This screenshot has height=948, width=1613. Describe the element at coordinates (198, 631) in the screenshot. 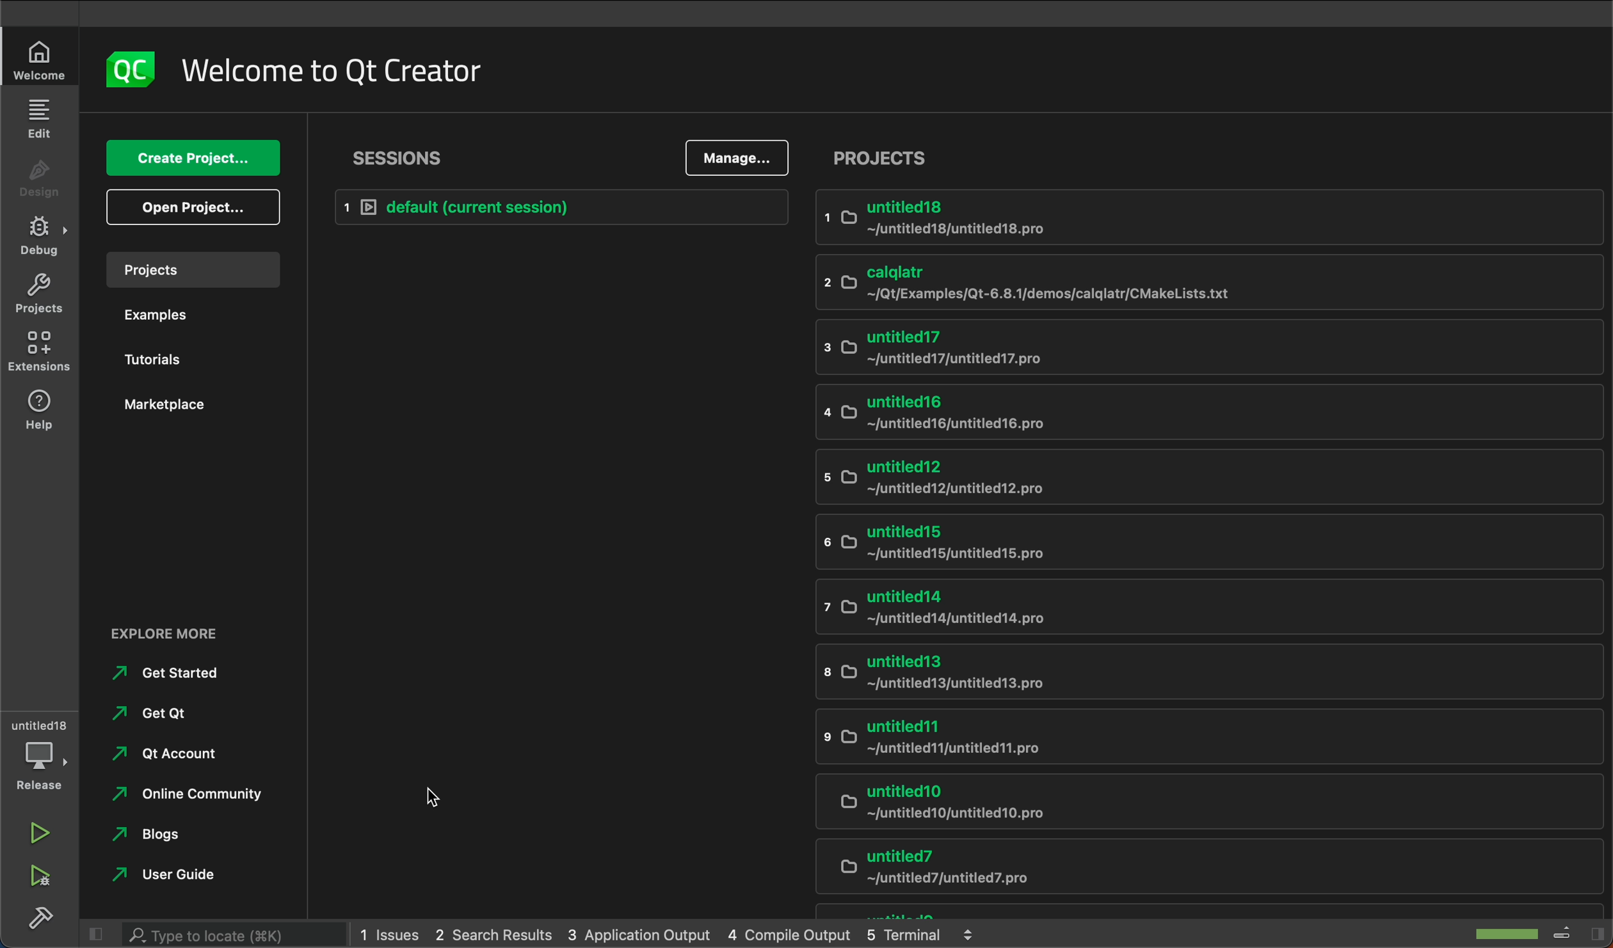

I see `explore more` at that location.